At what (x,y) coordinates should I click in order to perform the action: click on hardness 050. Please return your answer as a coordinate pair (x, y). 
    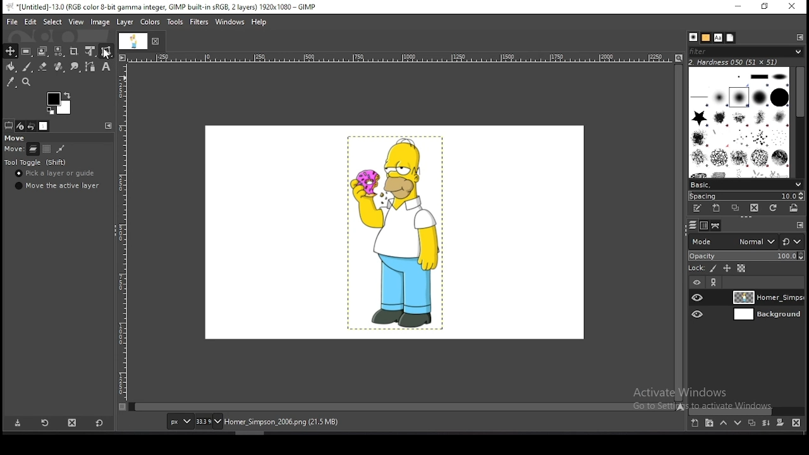
    Looking at the image, I should click on (741, 62).